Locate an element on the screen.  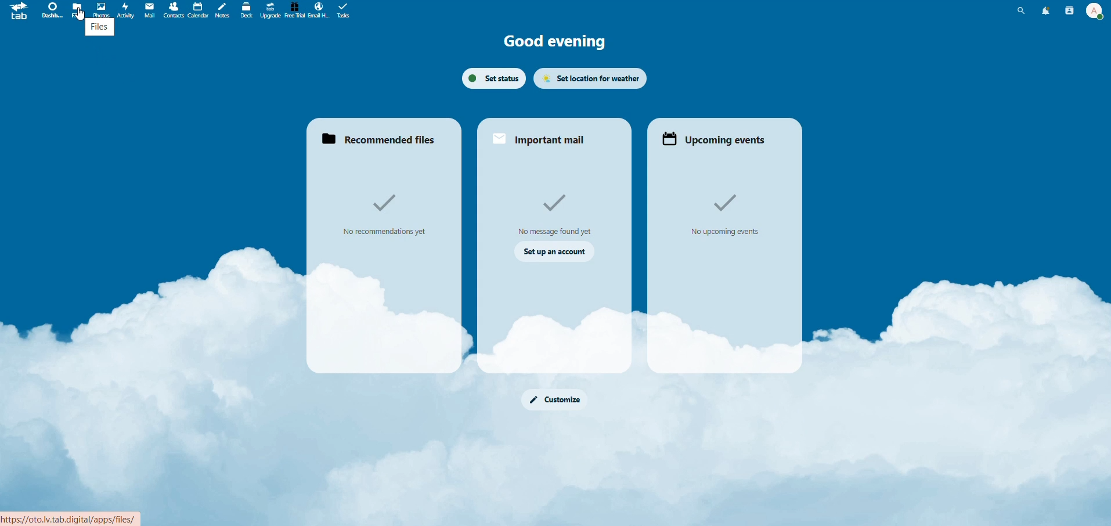
file is located at coordinates (78, 9).